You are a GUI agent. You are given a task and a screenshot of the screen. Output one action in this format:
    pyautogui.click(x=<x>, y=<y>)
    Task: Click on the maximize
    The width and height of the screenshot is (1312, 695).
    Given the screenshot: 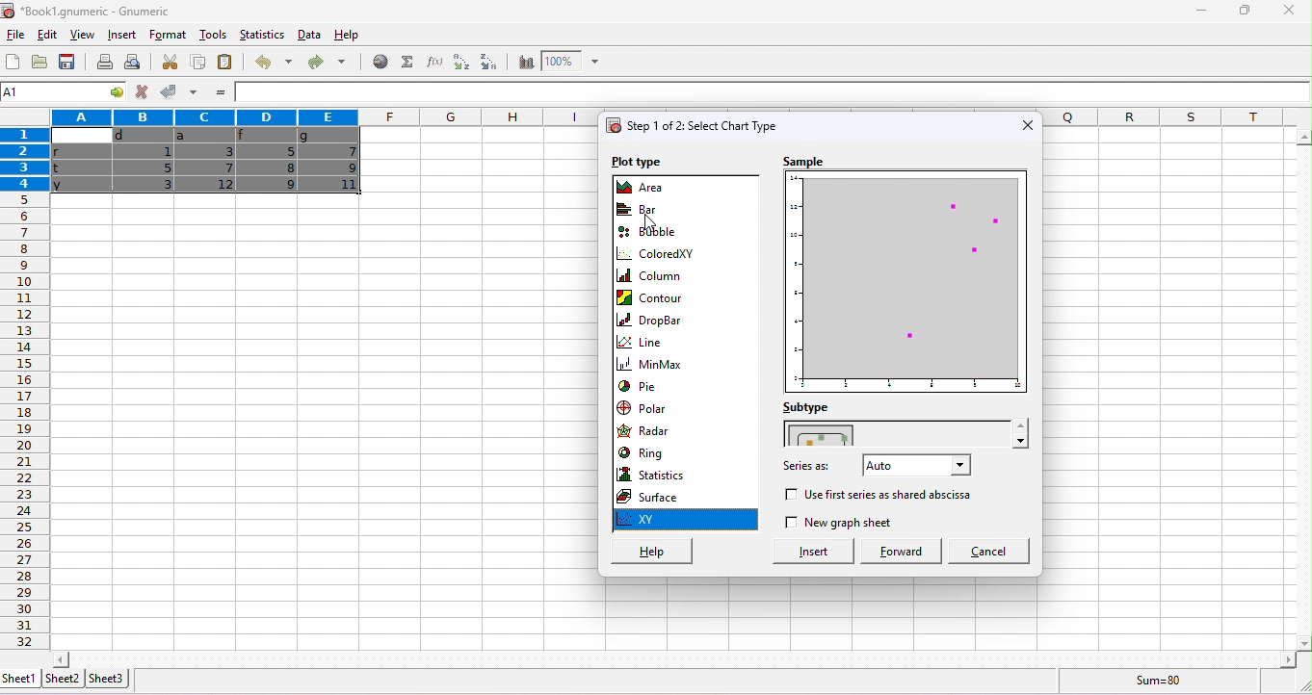 What is the action you would take?
    pyautogui.click(x=1246, y=13)
    